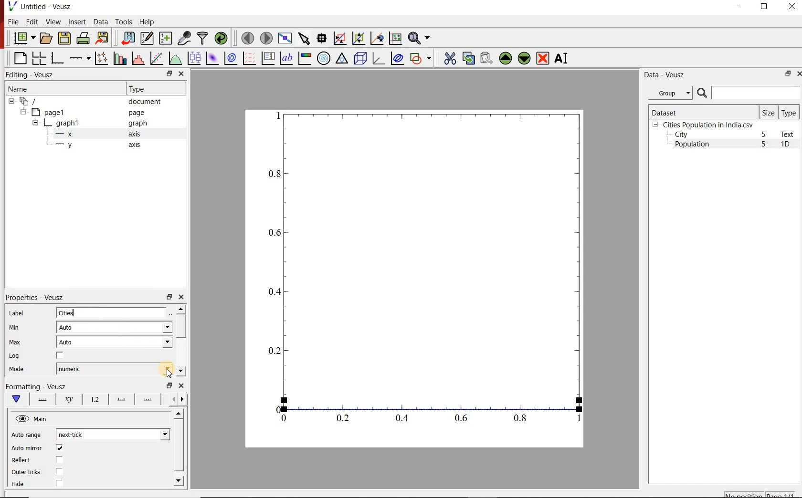  Describe the element at coordinates (15, 313) in the screenshot. I see `Label` at that location.